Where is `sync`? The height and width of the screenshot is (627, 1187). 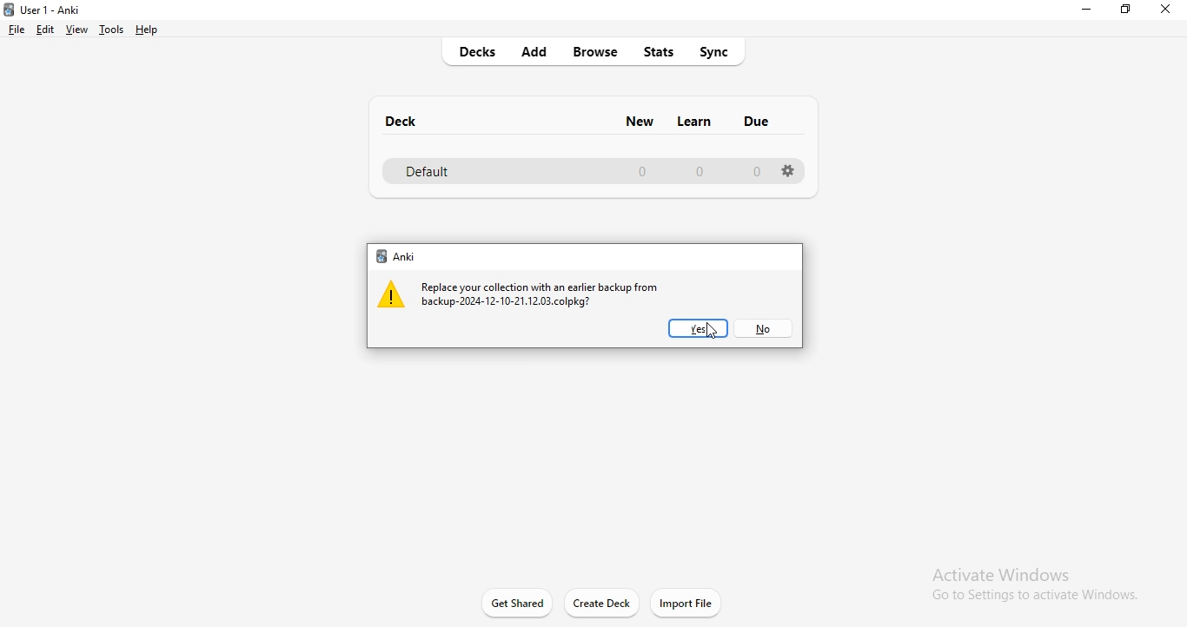
sync is located at coordinates (720, 51).